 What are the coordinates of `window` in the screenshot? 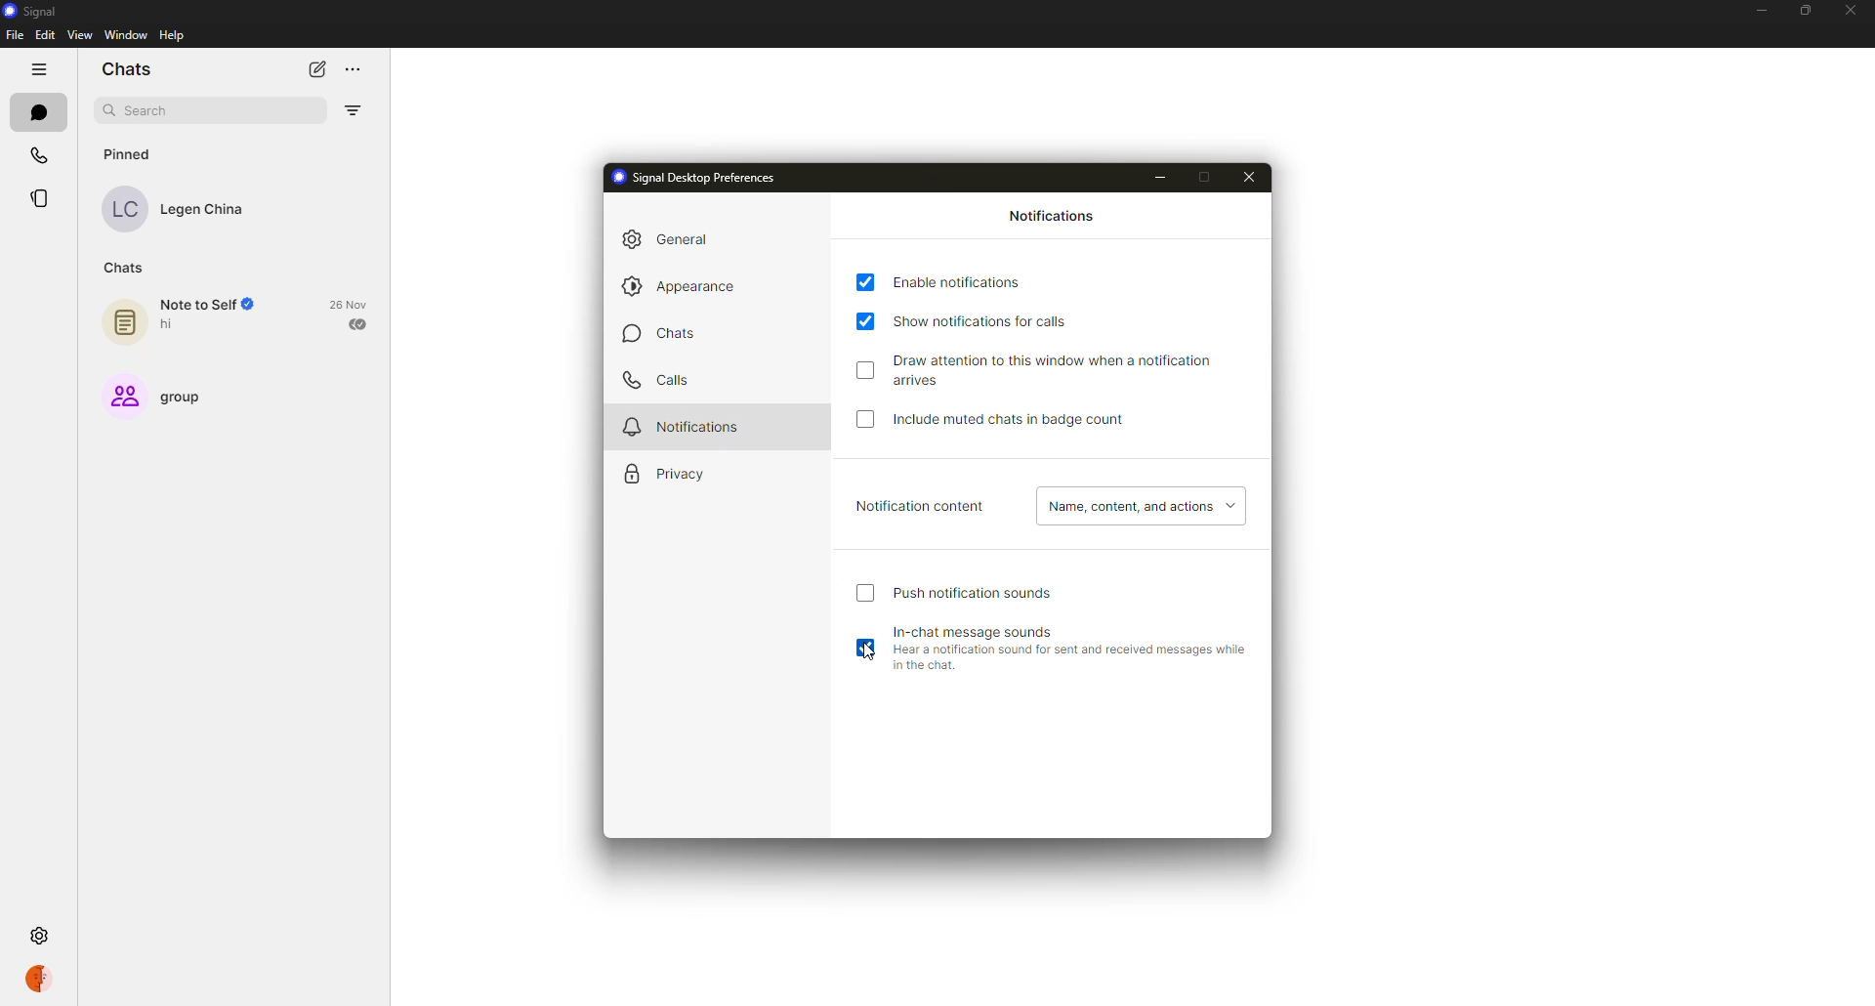 It's located at (126, 36).